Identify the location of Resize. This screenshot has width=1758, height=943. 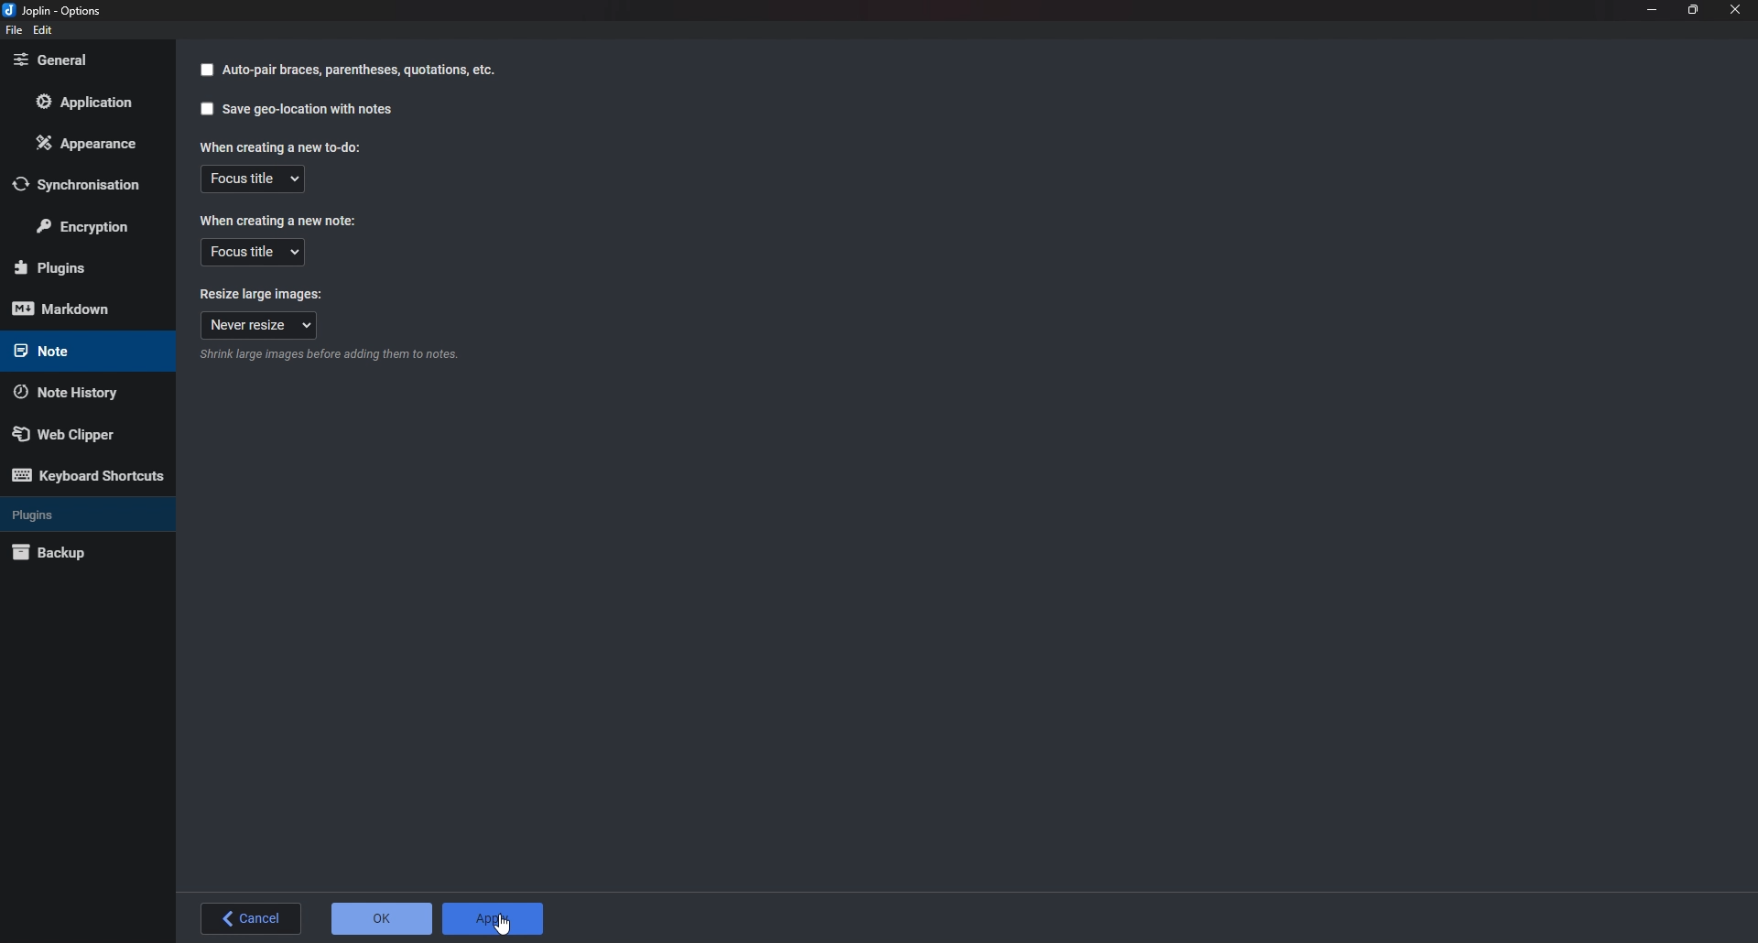
(1693, 10).